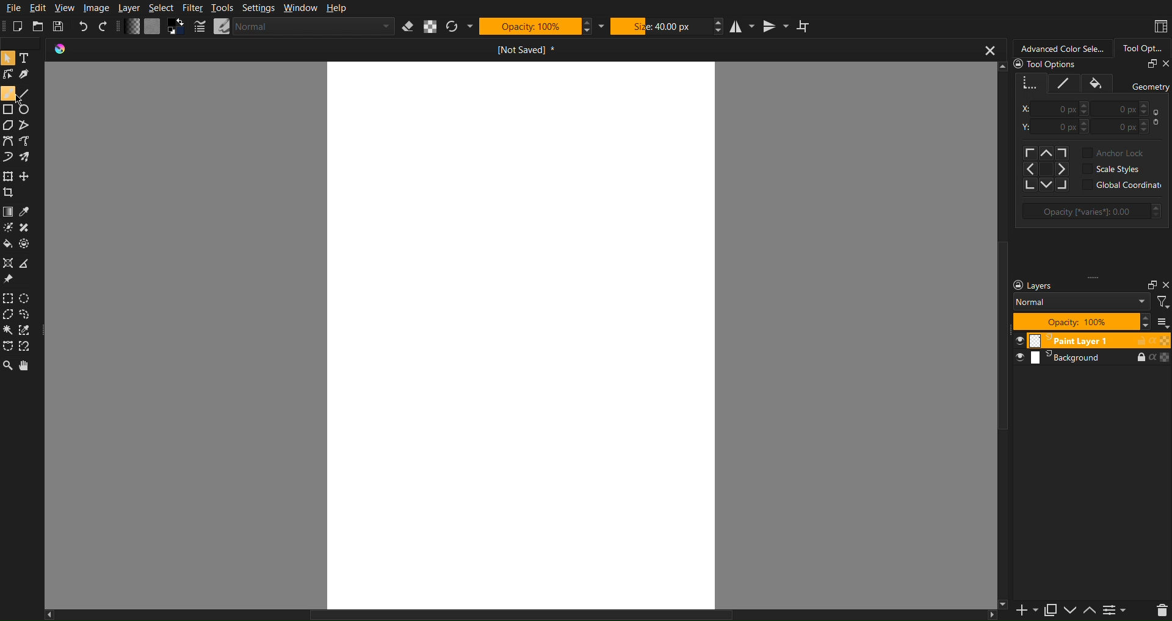 This screenshot has width=1172, height=621. I want to click on Workspace, so click(1160, 26).